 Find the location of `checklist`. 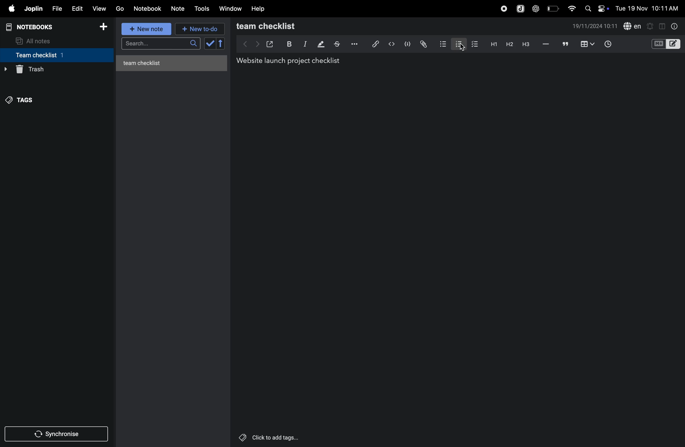

checklist is located at coordinates (475, 44).